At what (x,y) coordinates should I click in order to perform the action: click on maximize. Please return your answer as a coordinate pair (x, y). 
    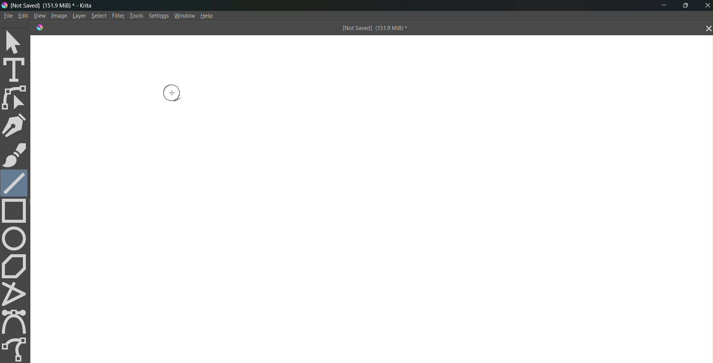
    Looking at the image, I should click on (688, 4).